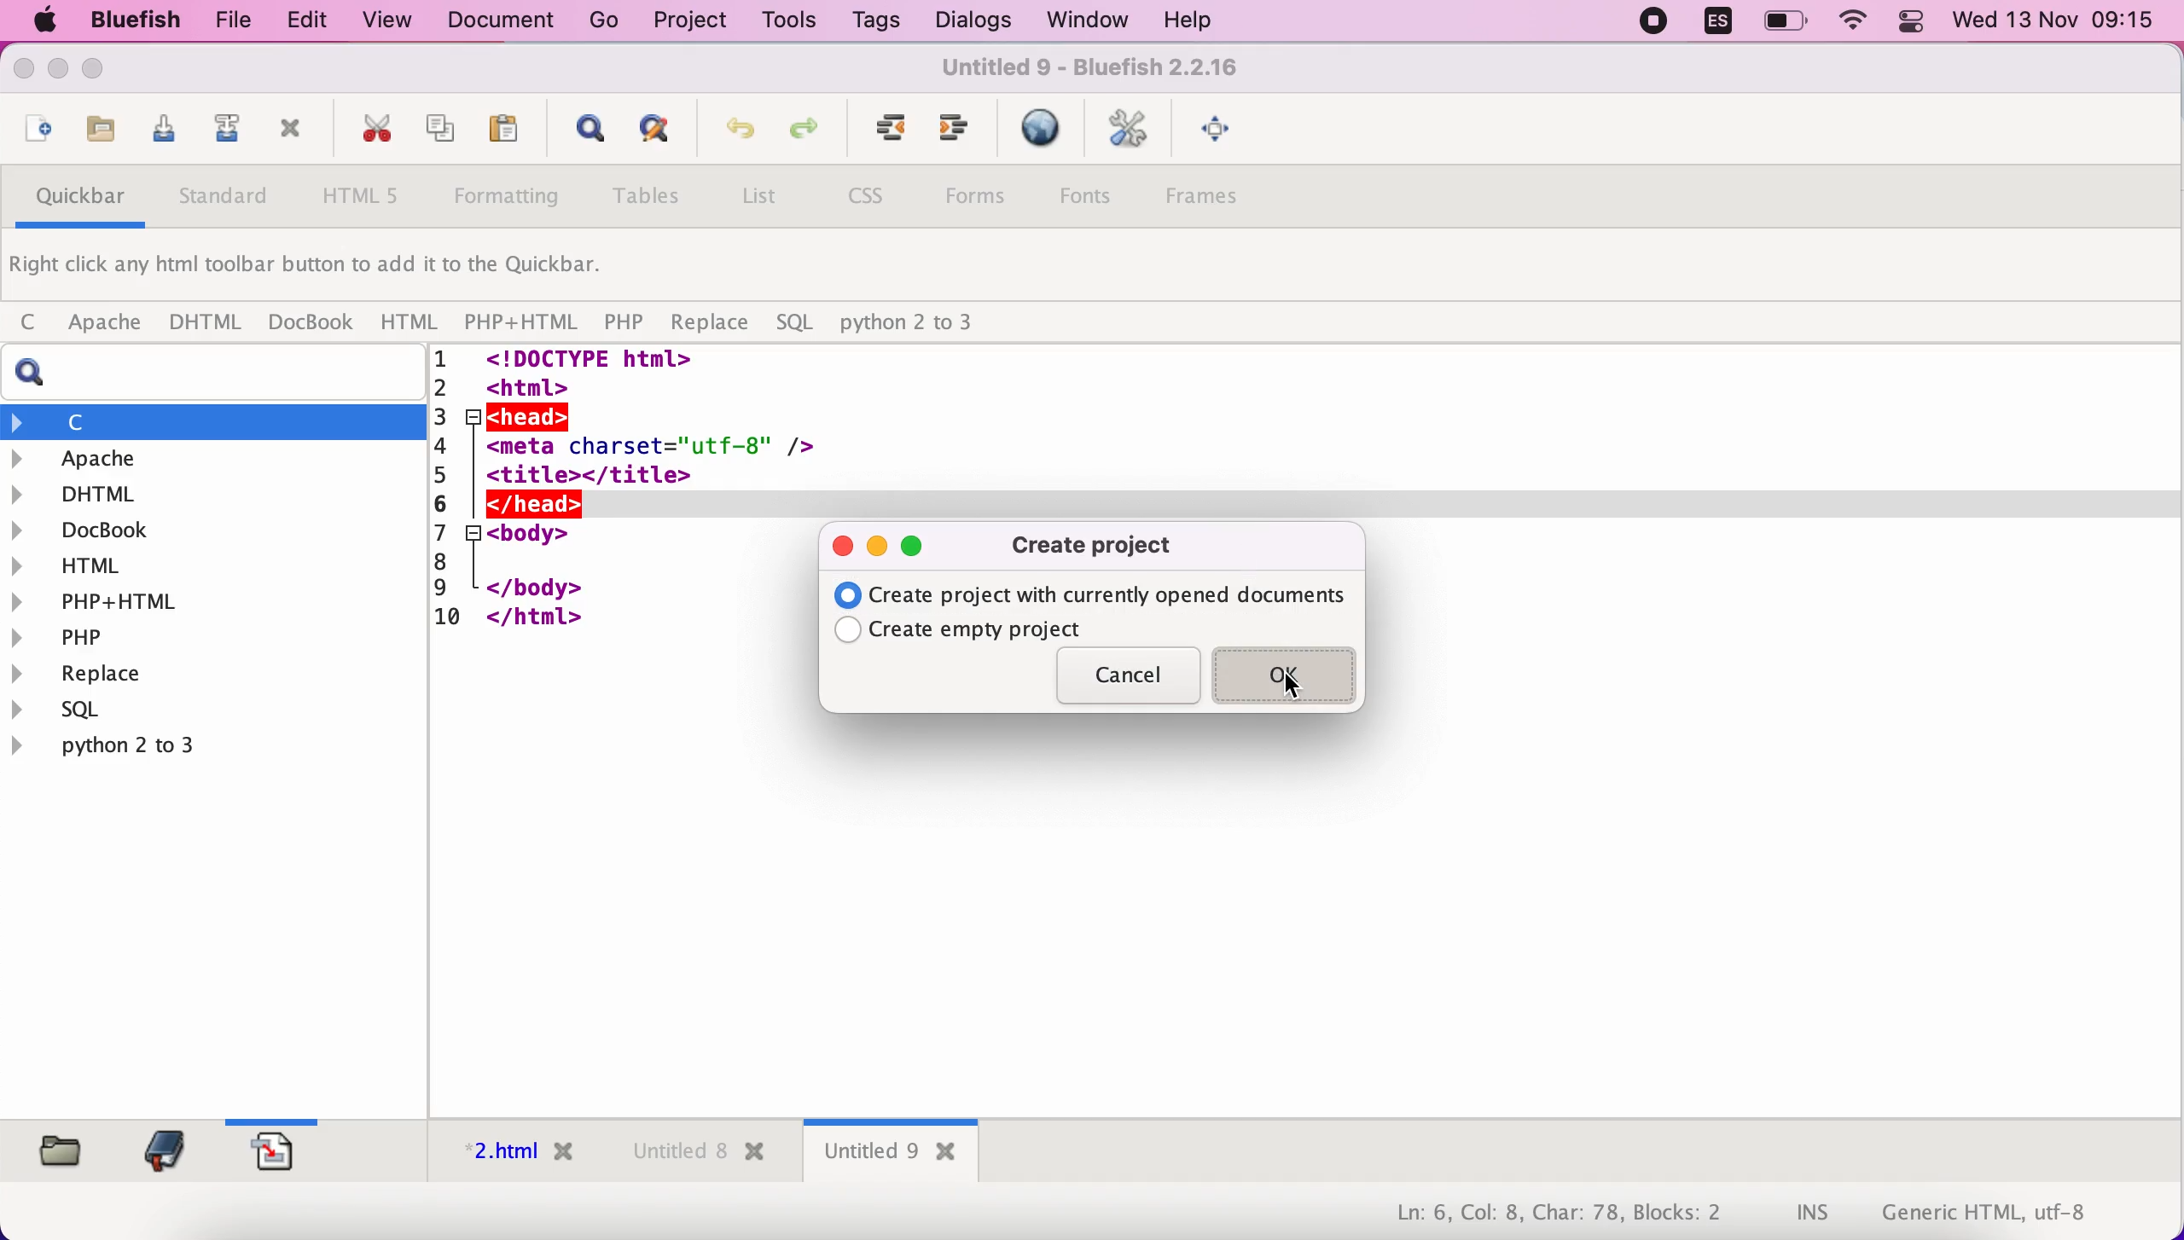 The image size is (2184, 1240). What do you see at coordinates (435, 130) in the screenshot?
I see `copy` at bounding box center [435, 130].